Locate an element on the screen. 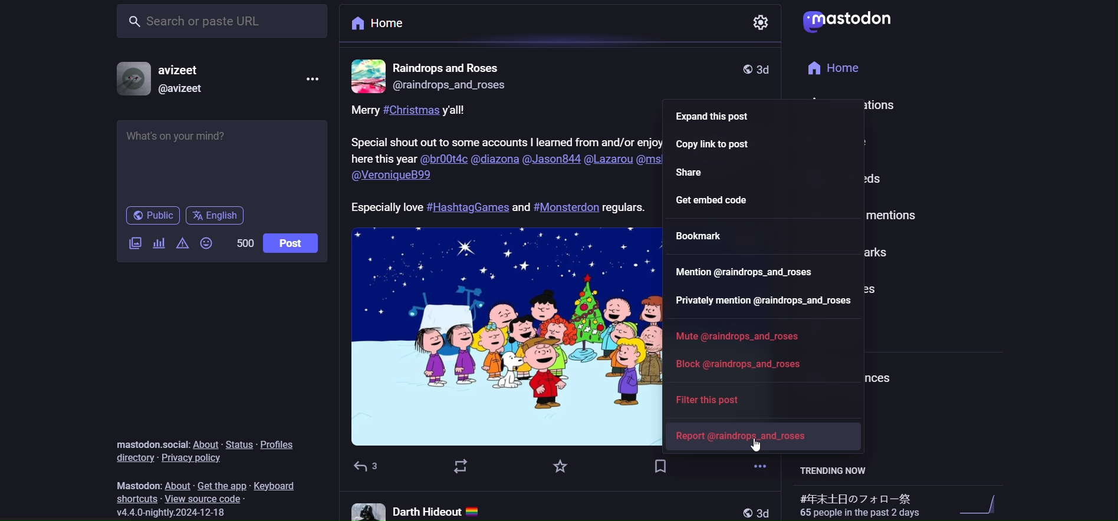 The height and width of the screenshot is (521, 1118). home is located at coordinates (383, 25).